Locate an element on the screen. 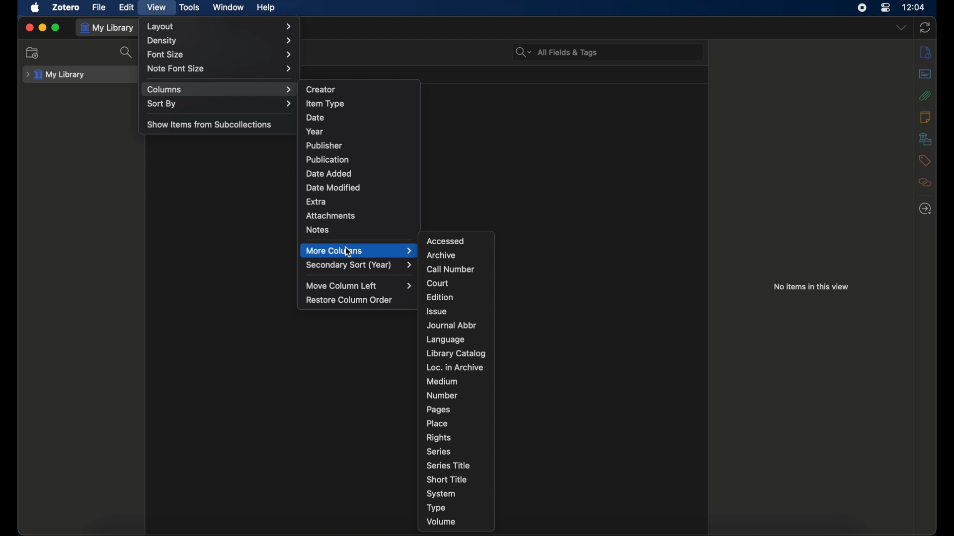 This screenshot has width=954, height=536. item type is located at coordinates (325, 103).